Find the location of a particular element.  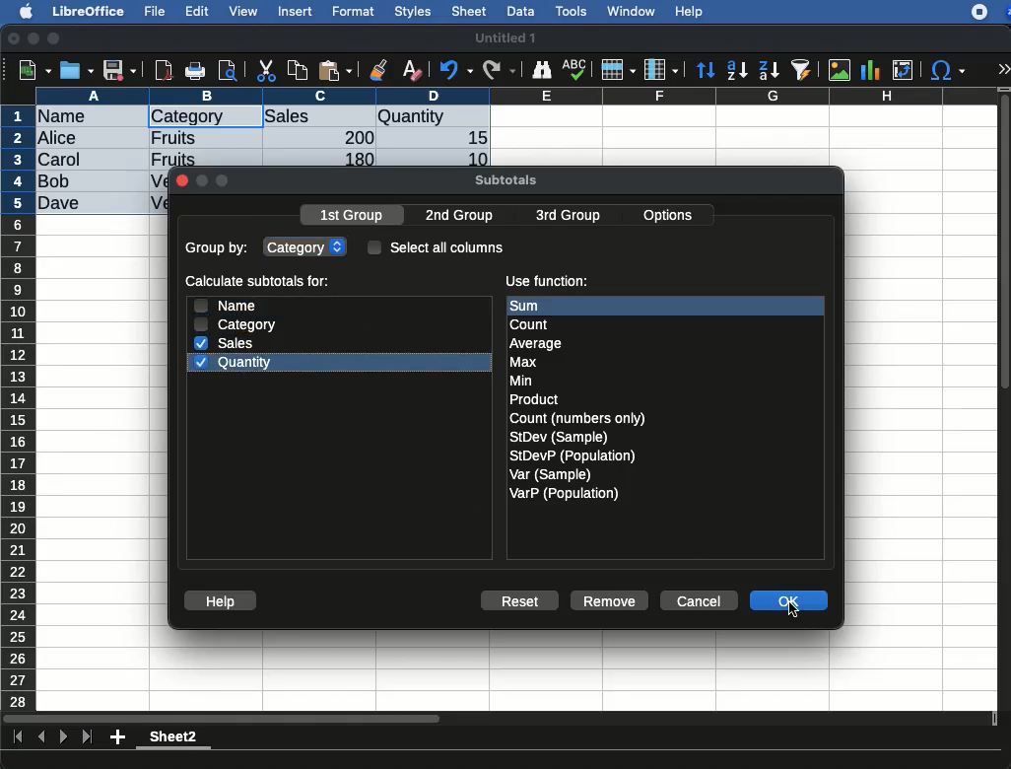

reset is located at coordinates (524, 602).